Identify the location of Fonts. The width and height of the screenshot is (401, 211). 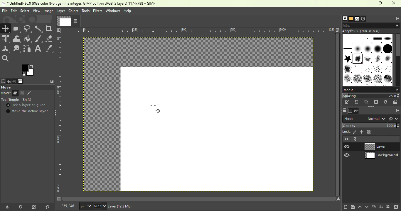
(357, 18).